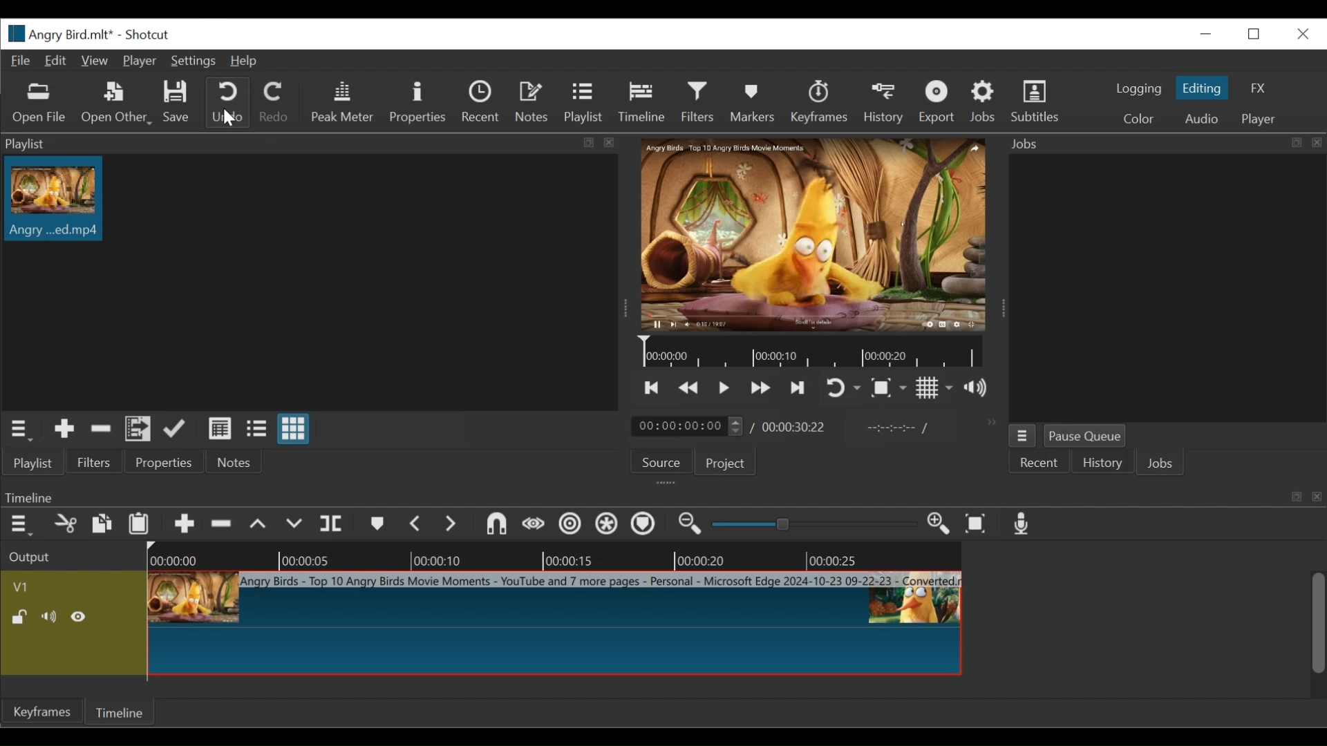 The height and width of the screenshot is (746, 1327). Describe the element at coordinates (814, 236) in the screenshot. I see `Media Viewer` at that location.